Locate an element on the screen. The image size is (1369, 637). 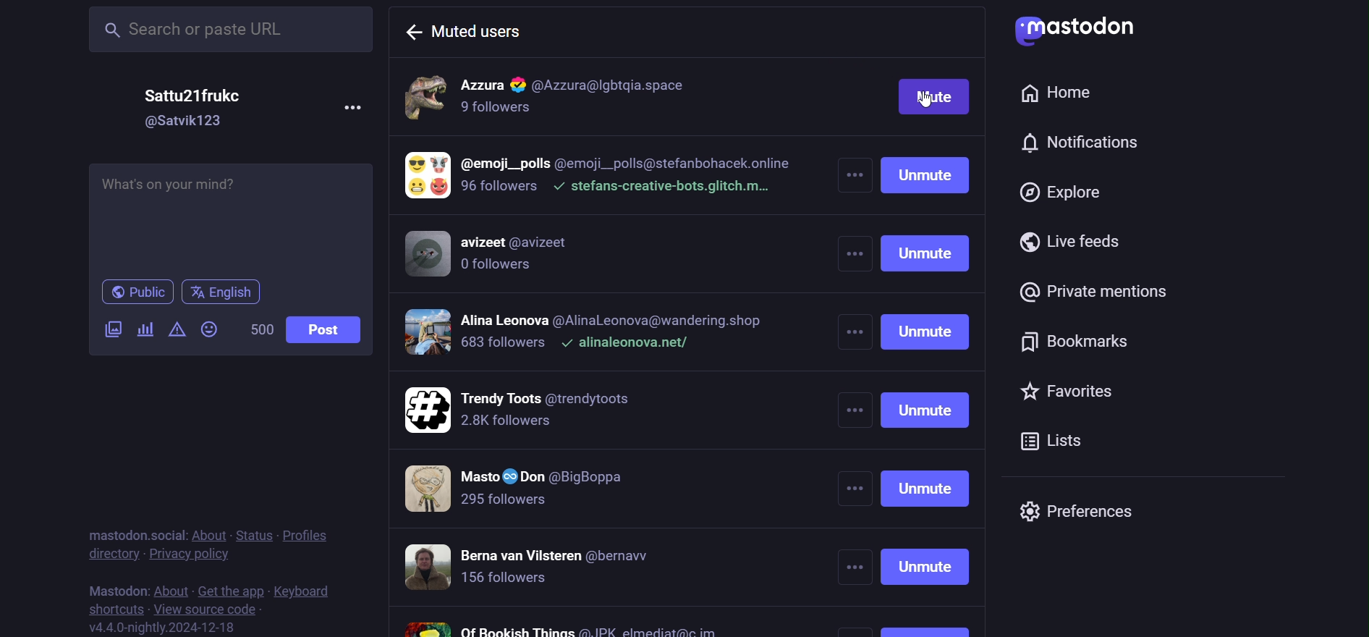
emoji is located at coordinates (208, 329).